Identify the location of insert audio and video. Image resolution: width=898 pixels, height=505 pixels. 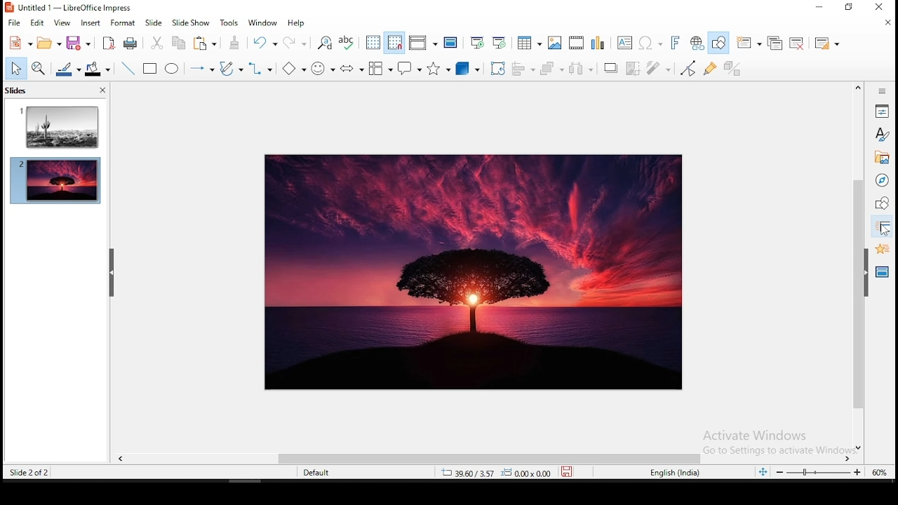
(577, 42).